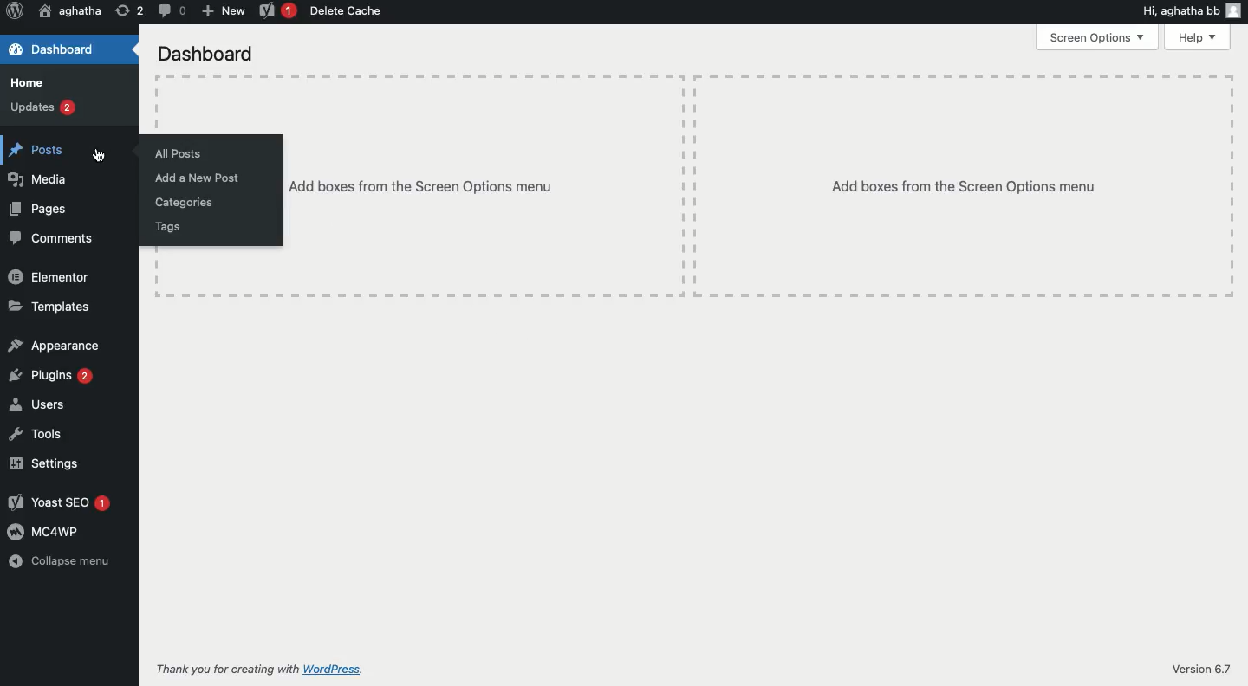  What do you see at coordinates (100, 156) in the screenshot?
I see `Cursor` at bounding box center [100, 156].